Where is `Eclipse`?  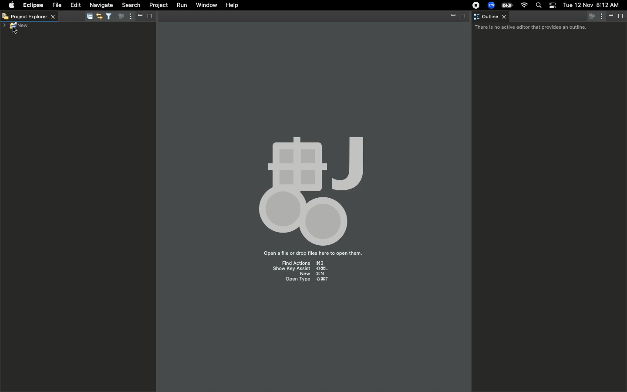
Eclipse is located at coordinates (33, 6).